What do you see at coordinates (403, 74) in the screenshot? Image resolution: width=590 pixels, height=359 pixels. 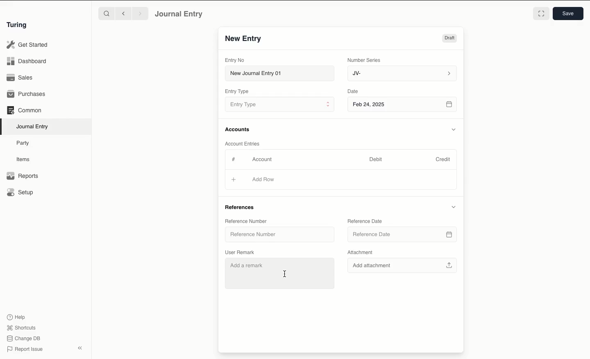 I see `JV-` at bounding box center [403, 74].